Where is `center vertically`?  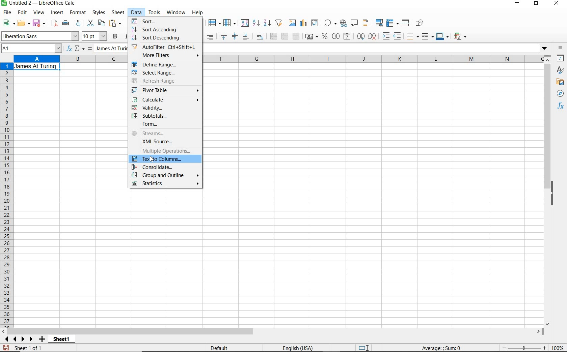 center vertically is located at coordinates (235, 36).